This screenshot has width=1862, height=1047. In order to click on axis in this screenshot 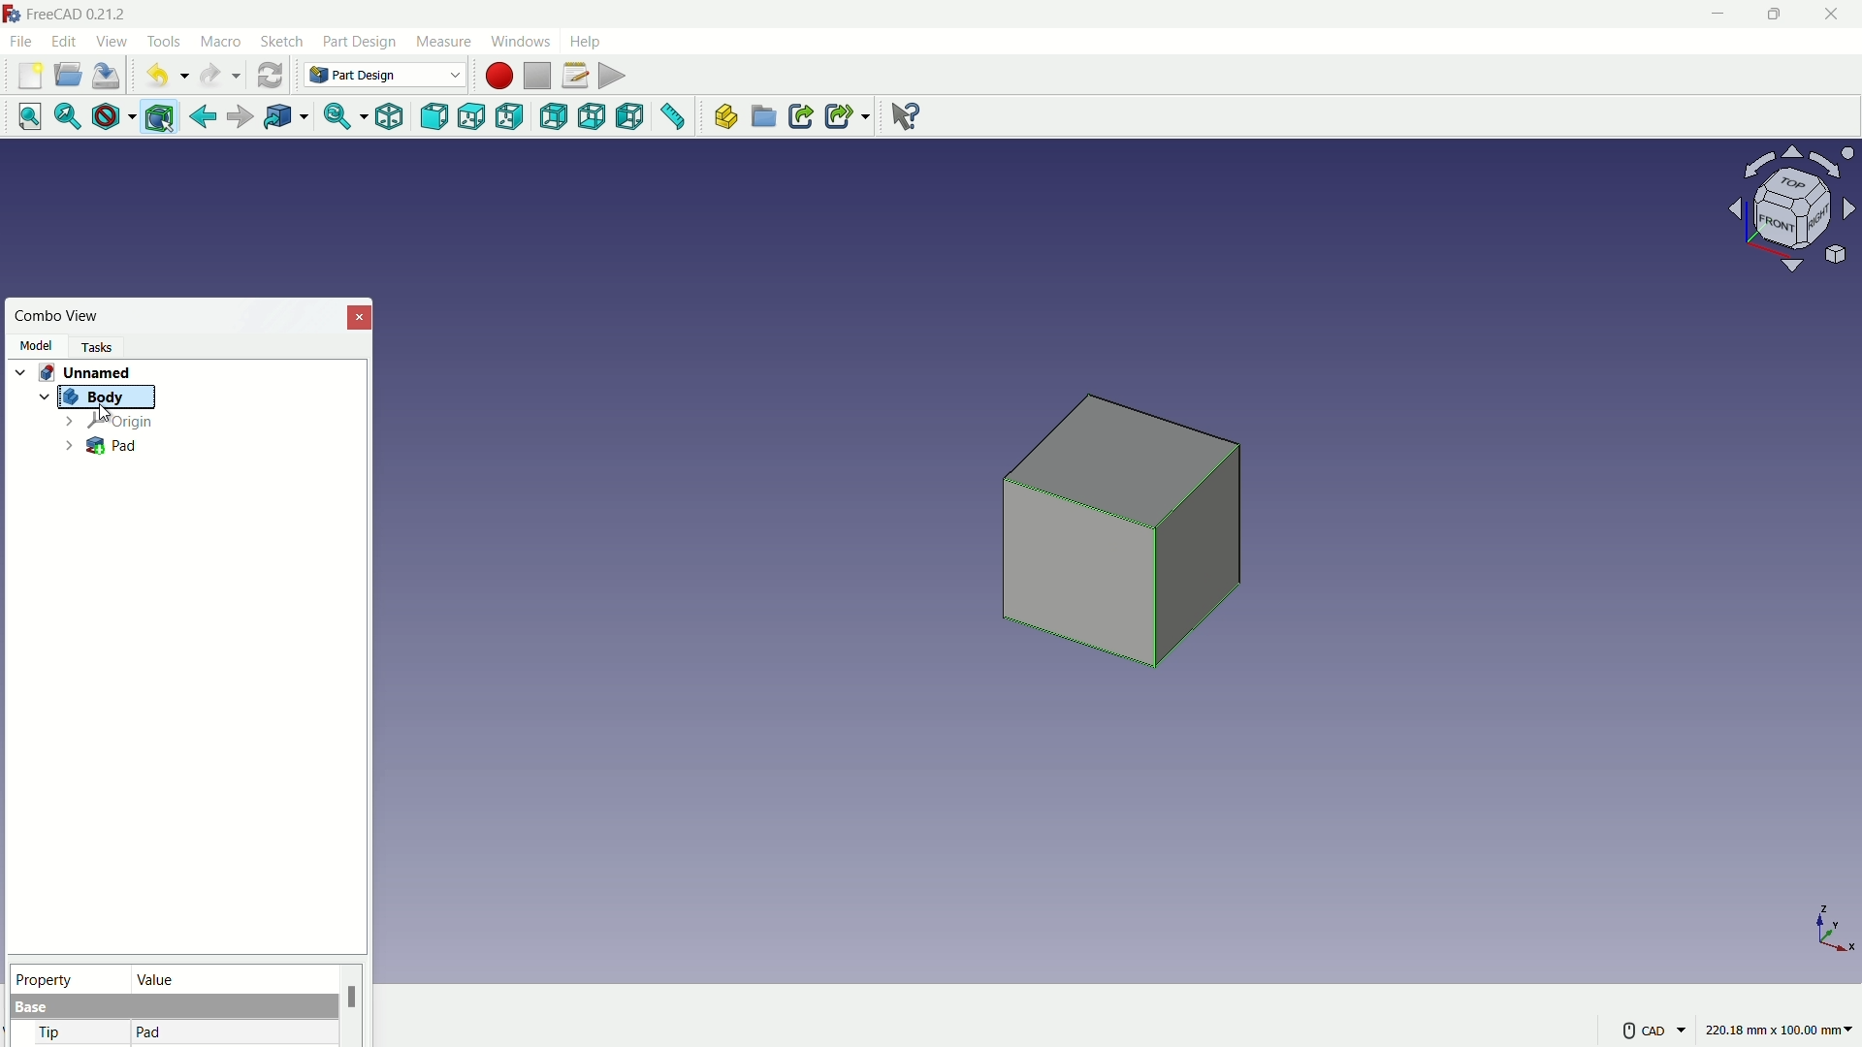, I will do `click(1835, 928)`.